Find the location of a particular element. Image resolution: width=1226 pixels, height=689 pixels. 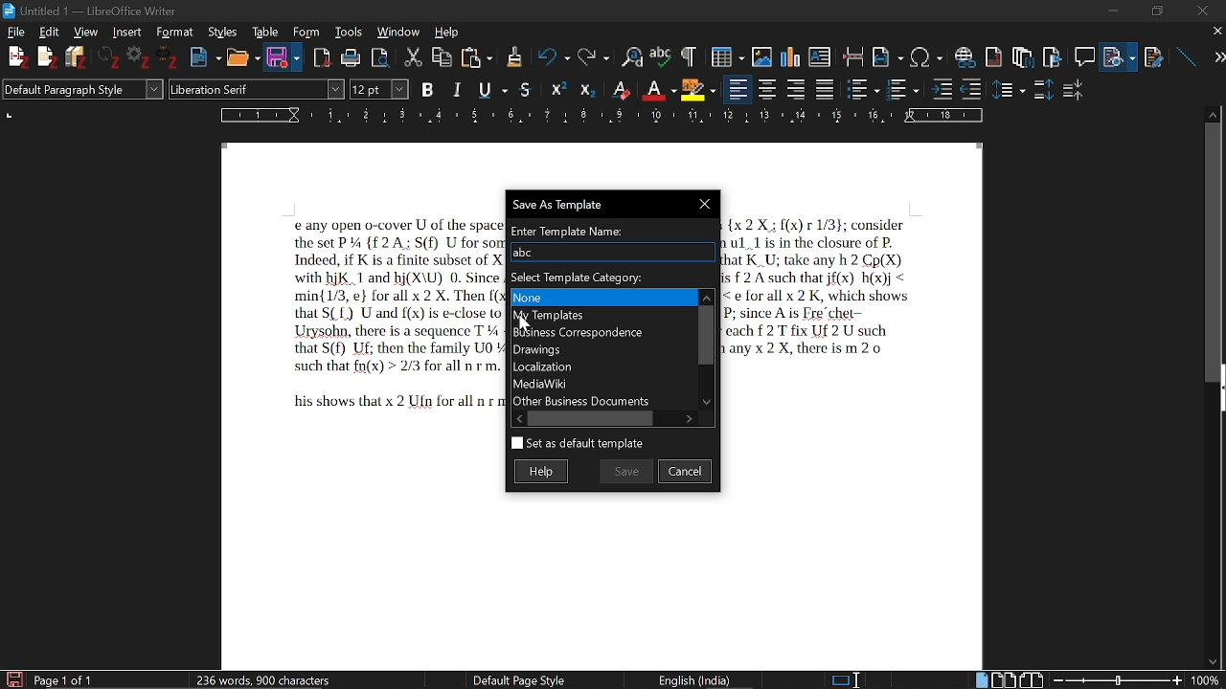

Book view is located at coordinates (1032, 678).